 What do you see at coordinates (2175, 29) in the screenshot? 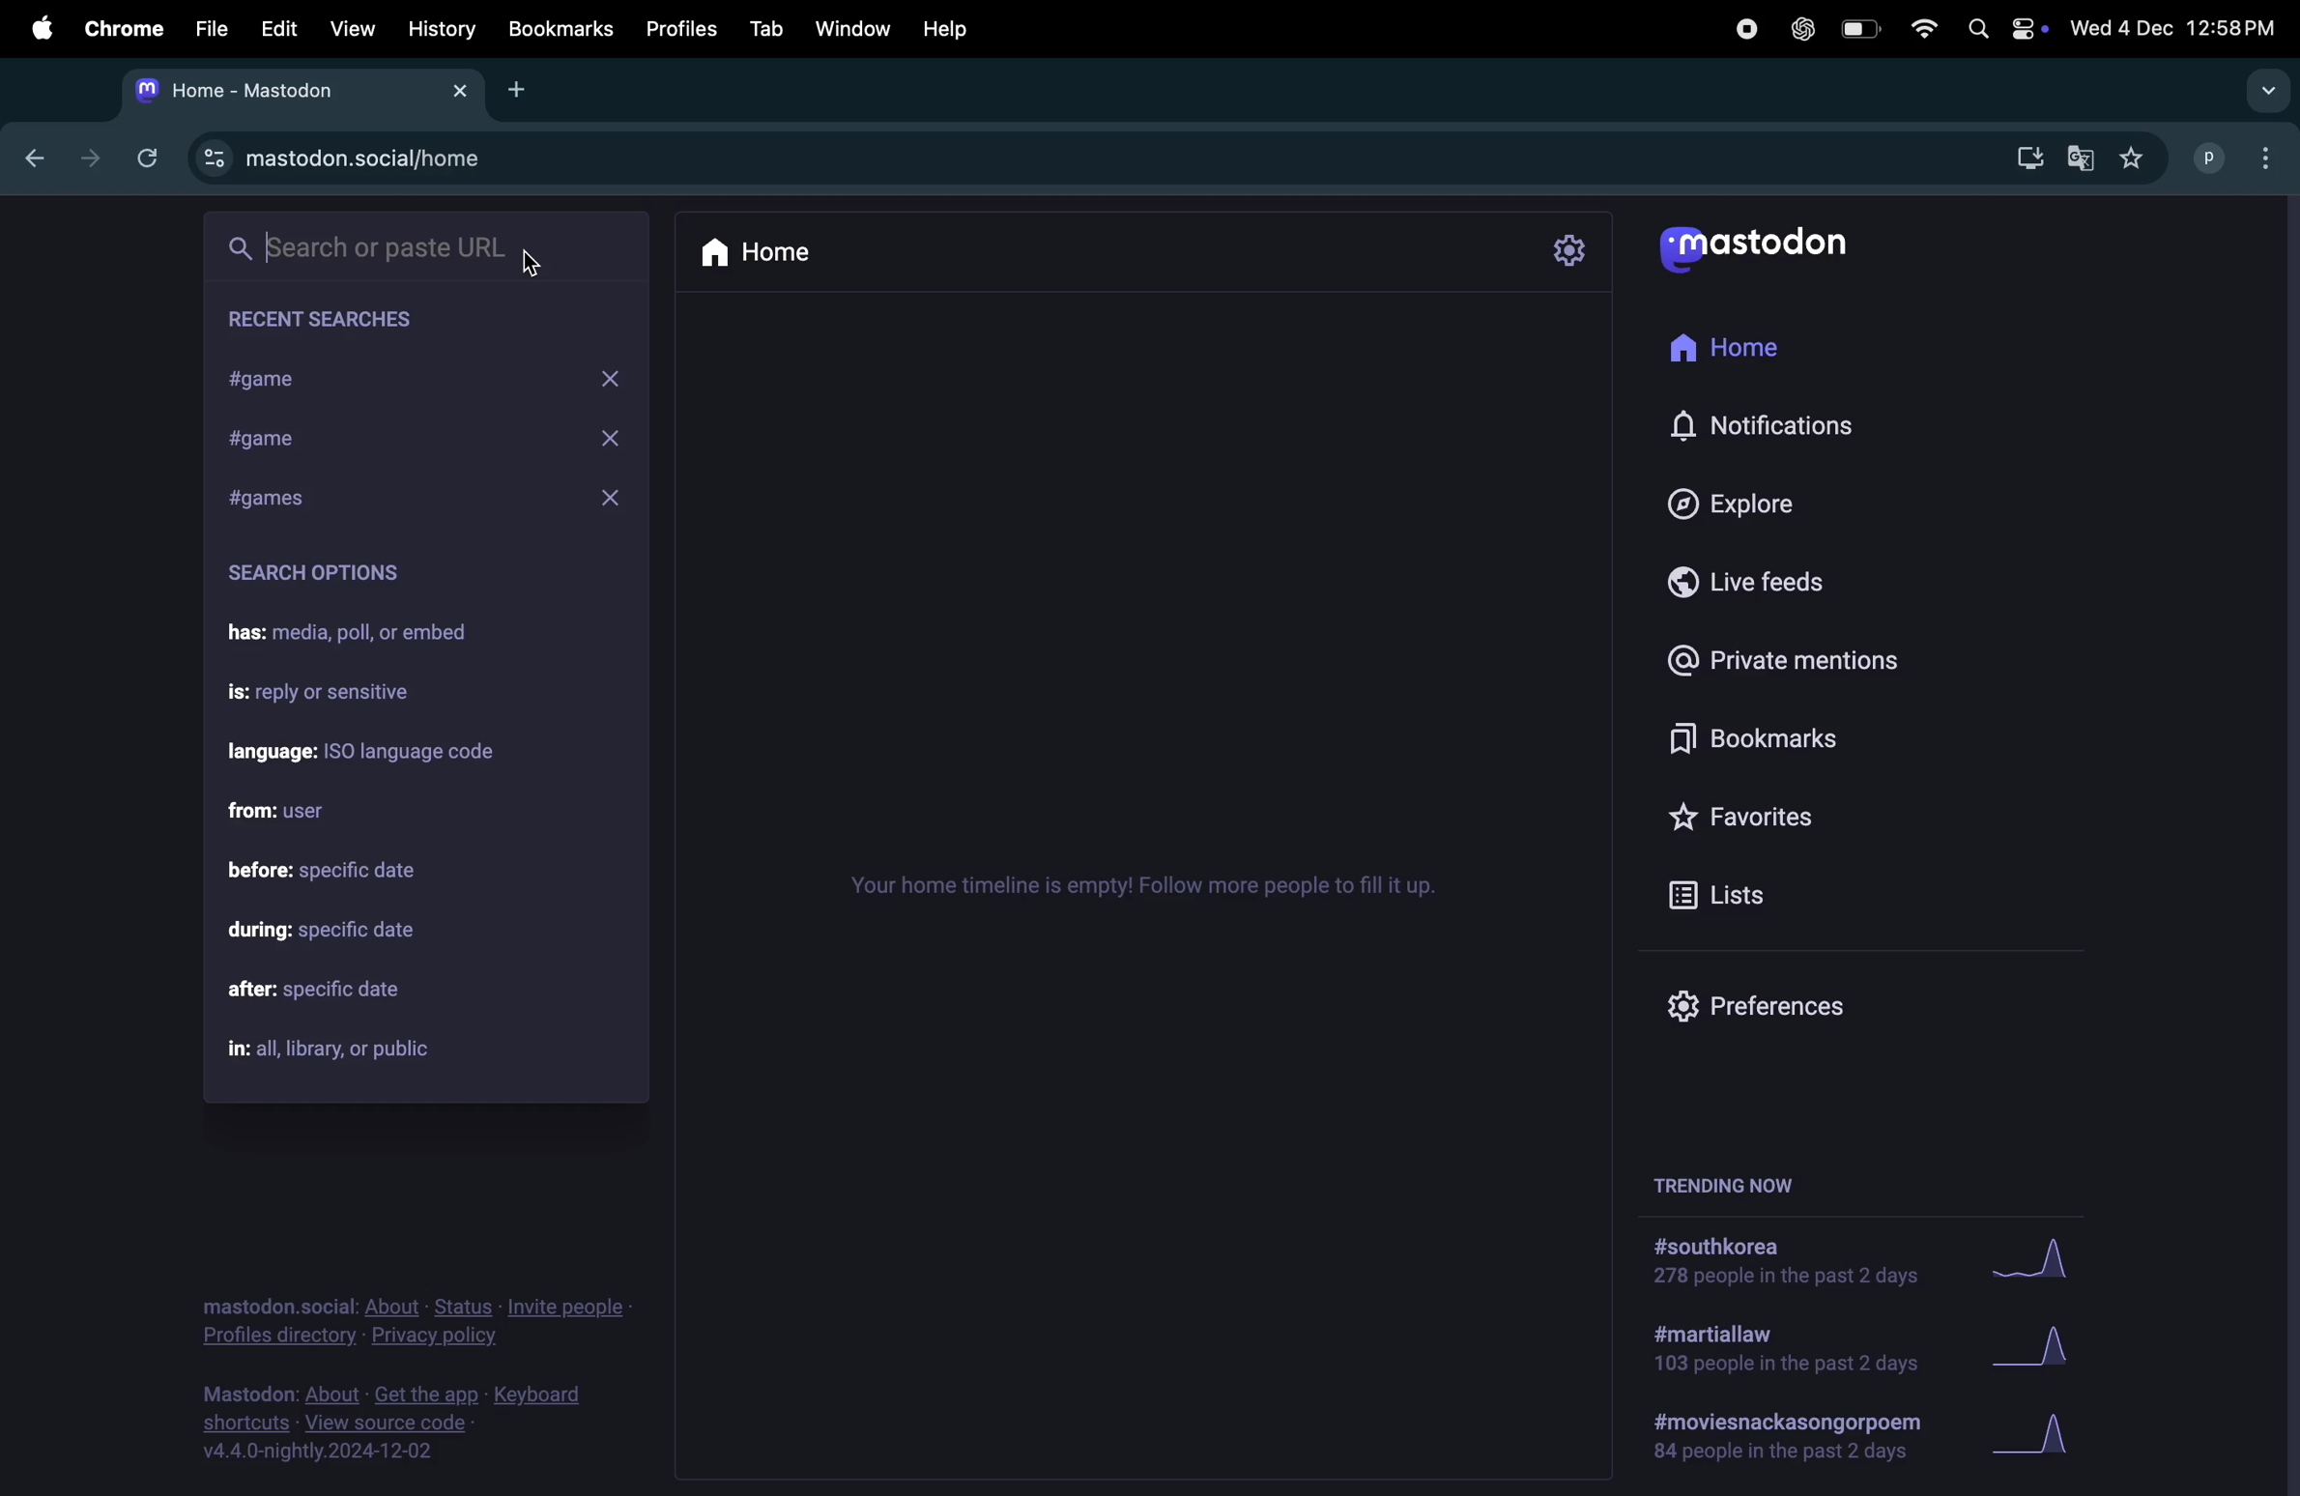
I see `date and time` at bounding box center [2175, 29].